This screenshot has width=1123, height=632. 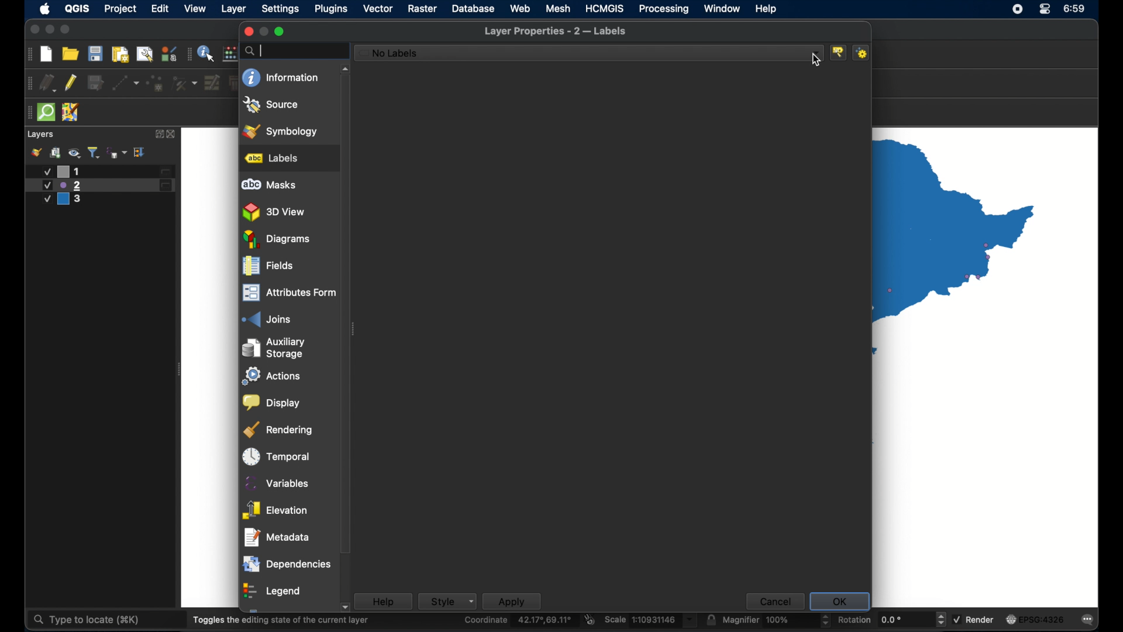 What do you see at coordinates (273, 592) in the screenshot?
I see `legend` at bounding box center [273, 592].